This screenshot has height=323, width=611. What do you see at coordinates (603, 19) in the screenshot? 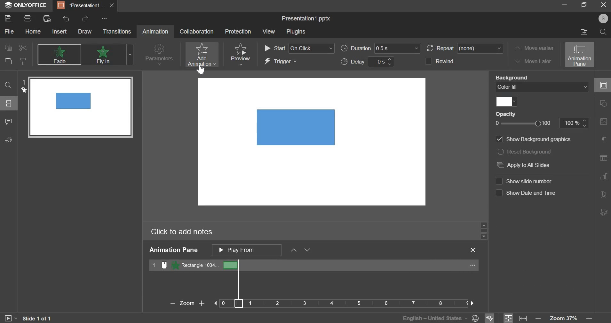
I see `Profile` at bounding box center [603, 19].